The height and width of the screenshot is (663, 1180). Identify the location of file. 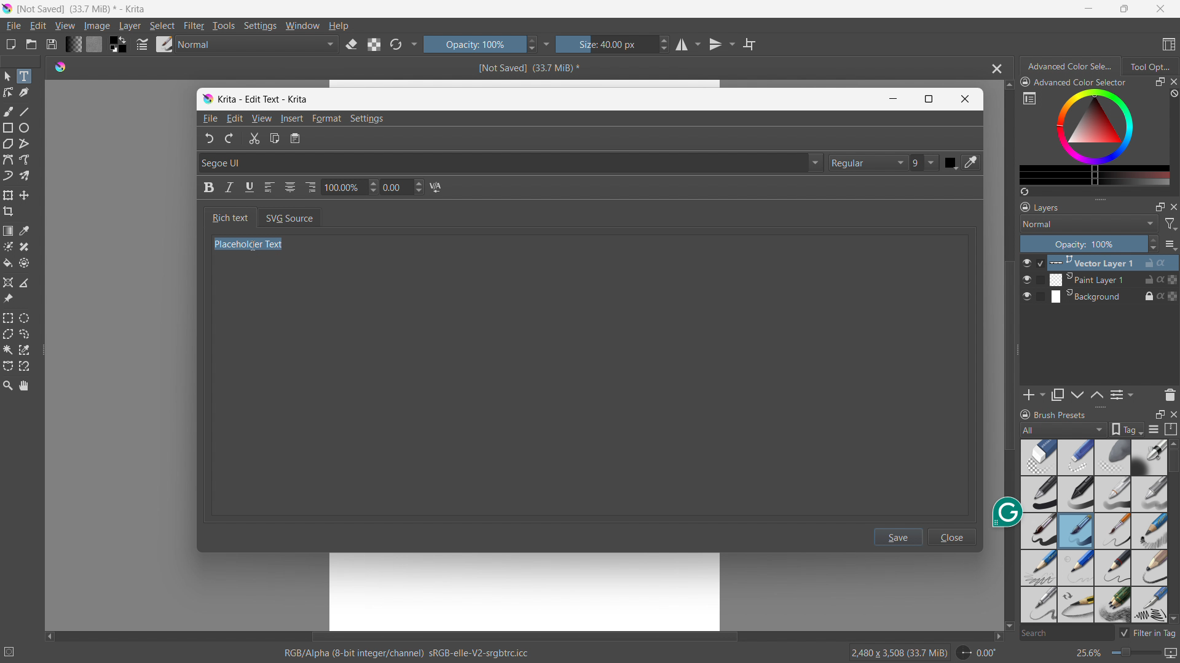
(210, 118).